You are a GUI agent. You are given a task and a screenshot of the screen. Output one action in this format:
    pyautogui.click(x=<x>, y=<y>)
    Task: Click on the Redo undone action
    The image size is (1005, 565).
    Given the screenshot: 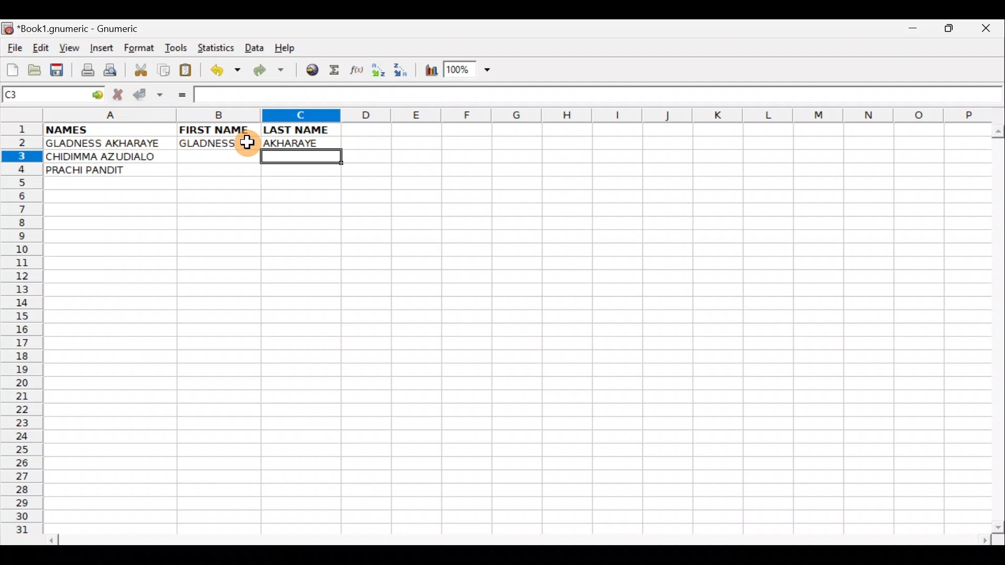 What is the action you would take?
    pyautogui.click(x=271, y=72)
    